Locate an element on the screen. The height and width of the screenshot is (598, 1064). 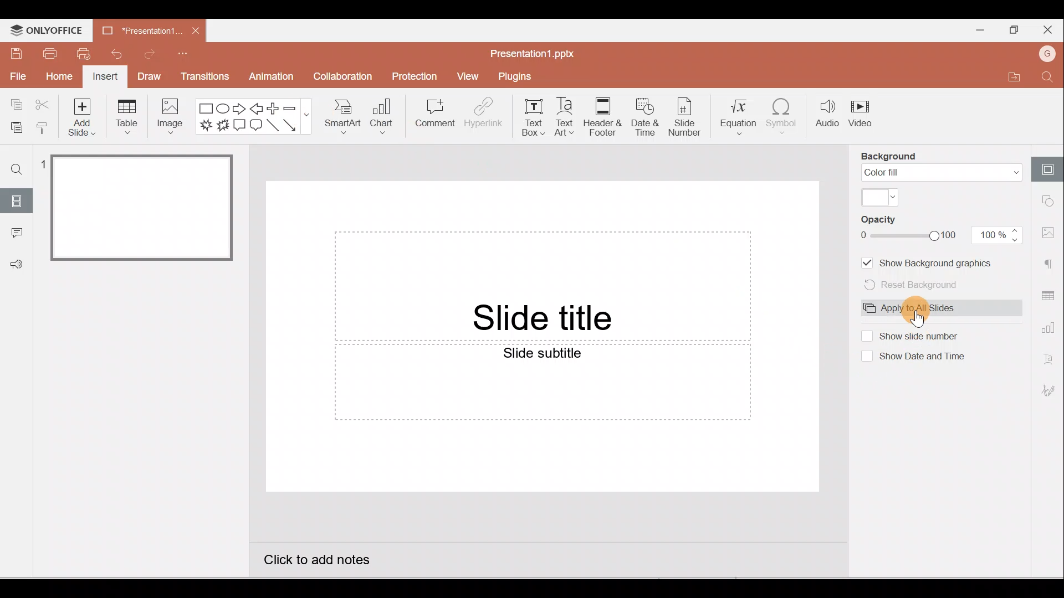
Slide is located at coordinates (18, 200).